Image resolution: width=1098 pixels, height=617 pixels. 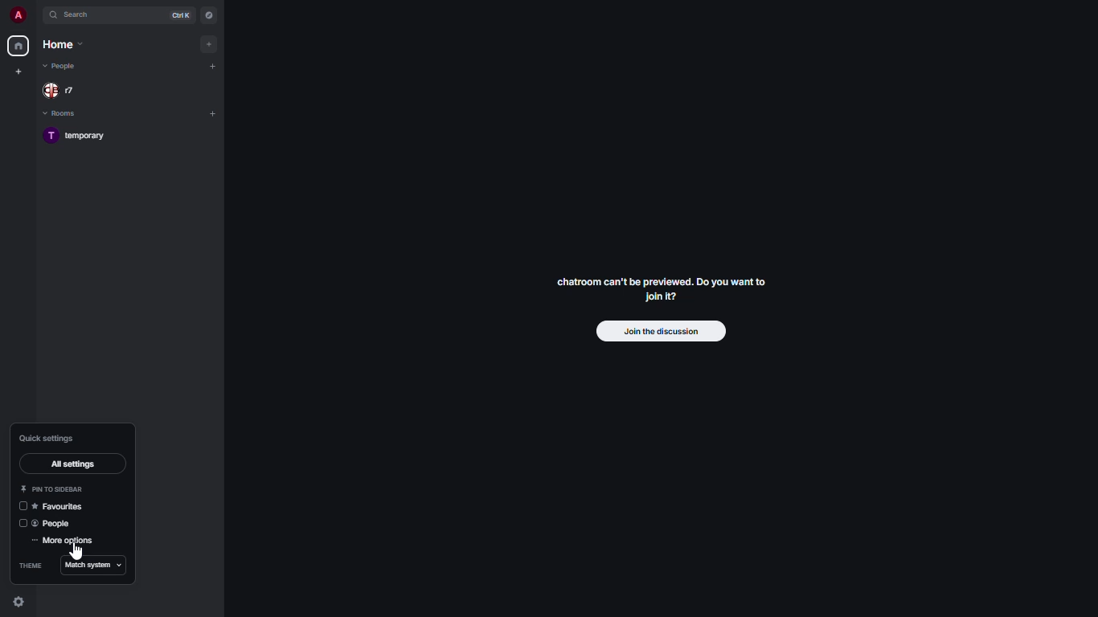 What do you see at coordinates (18, 71) in the screenshot?
I see `create new space` at bounding box center [18, 71].